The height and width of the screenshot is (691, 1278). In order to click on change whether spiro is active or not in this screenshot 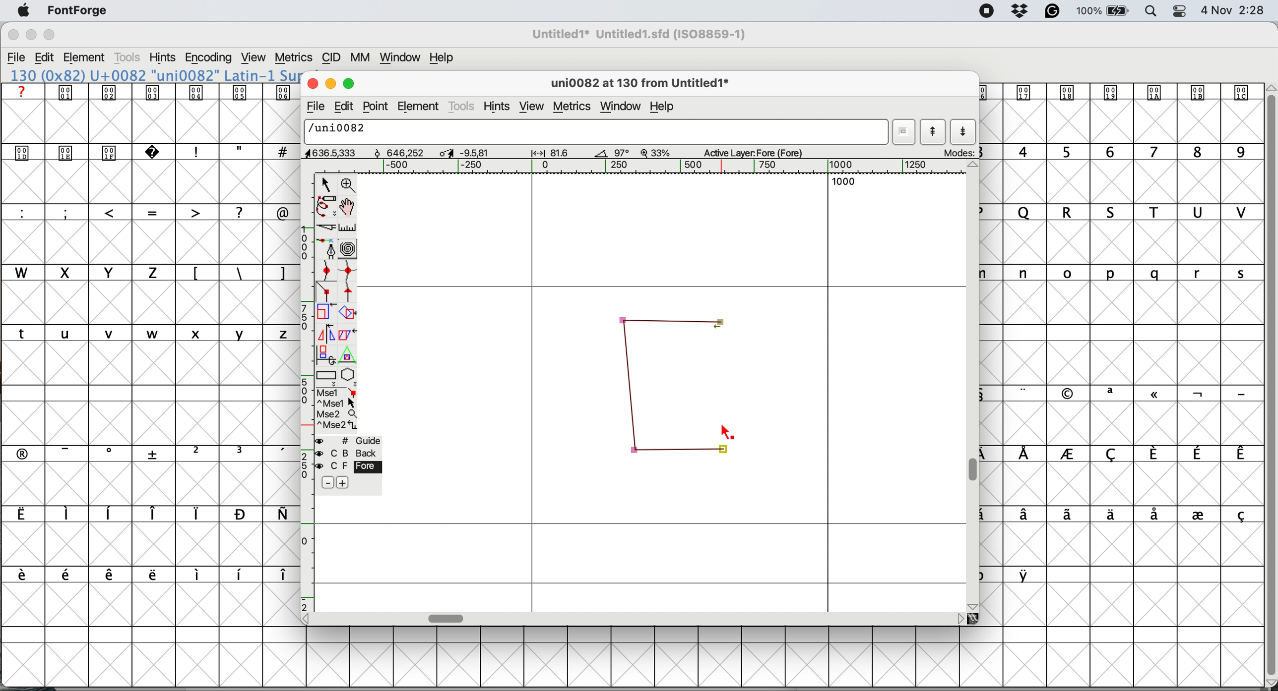, I will do `click(349, 249)`.